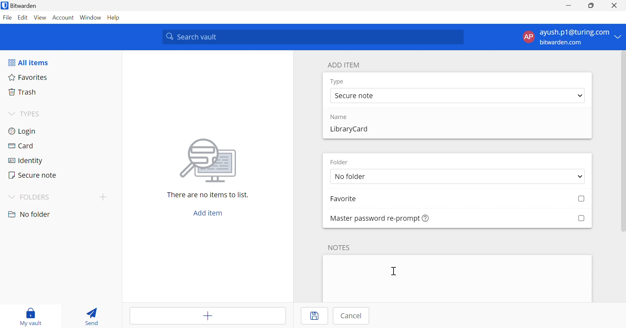 Image resolution: width=626 pixels, height=328 pixels. What do you see at coordinates (32, 316) in the screenshot?
I see `My vault` at bounding box center [32, 316].